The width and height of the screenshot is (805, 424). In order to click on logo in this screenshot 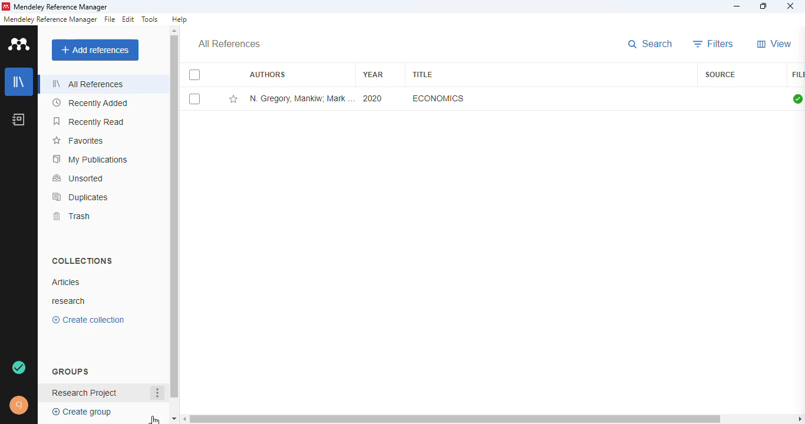, I will do `click(19, 44)`.